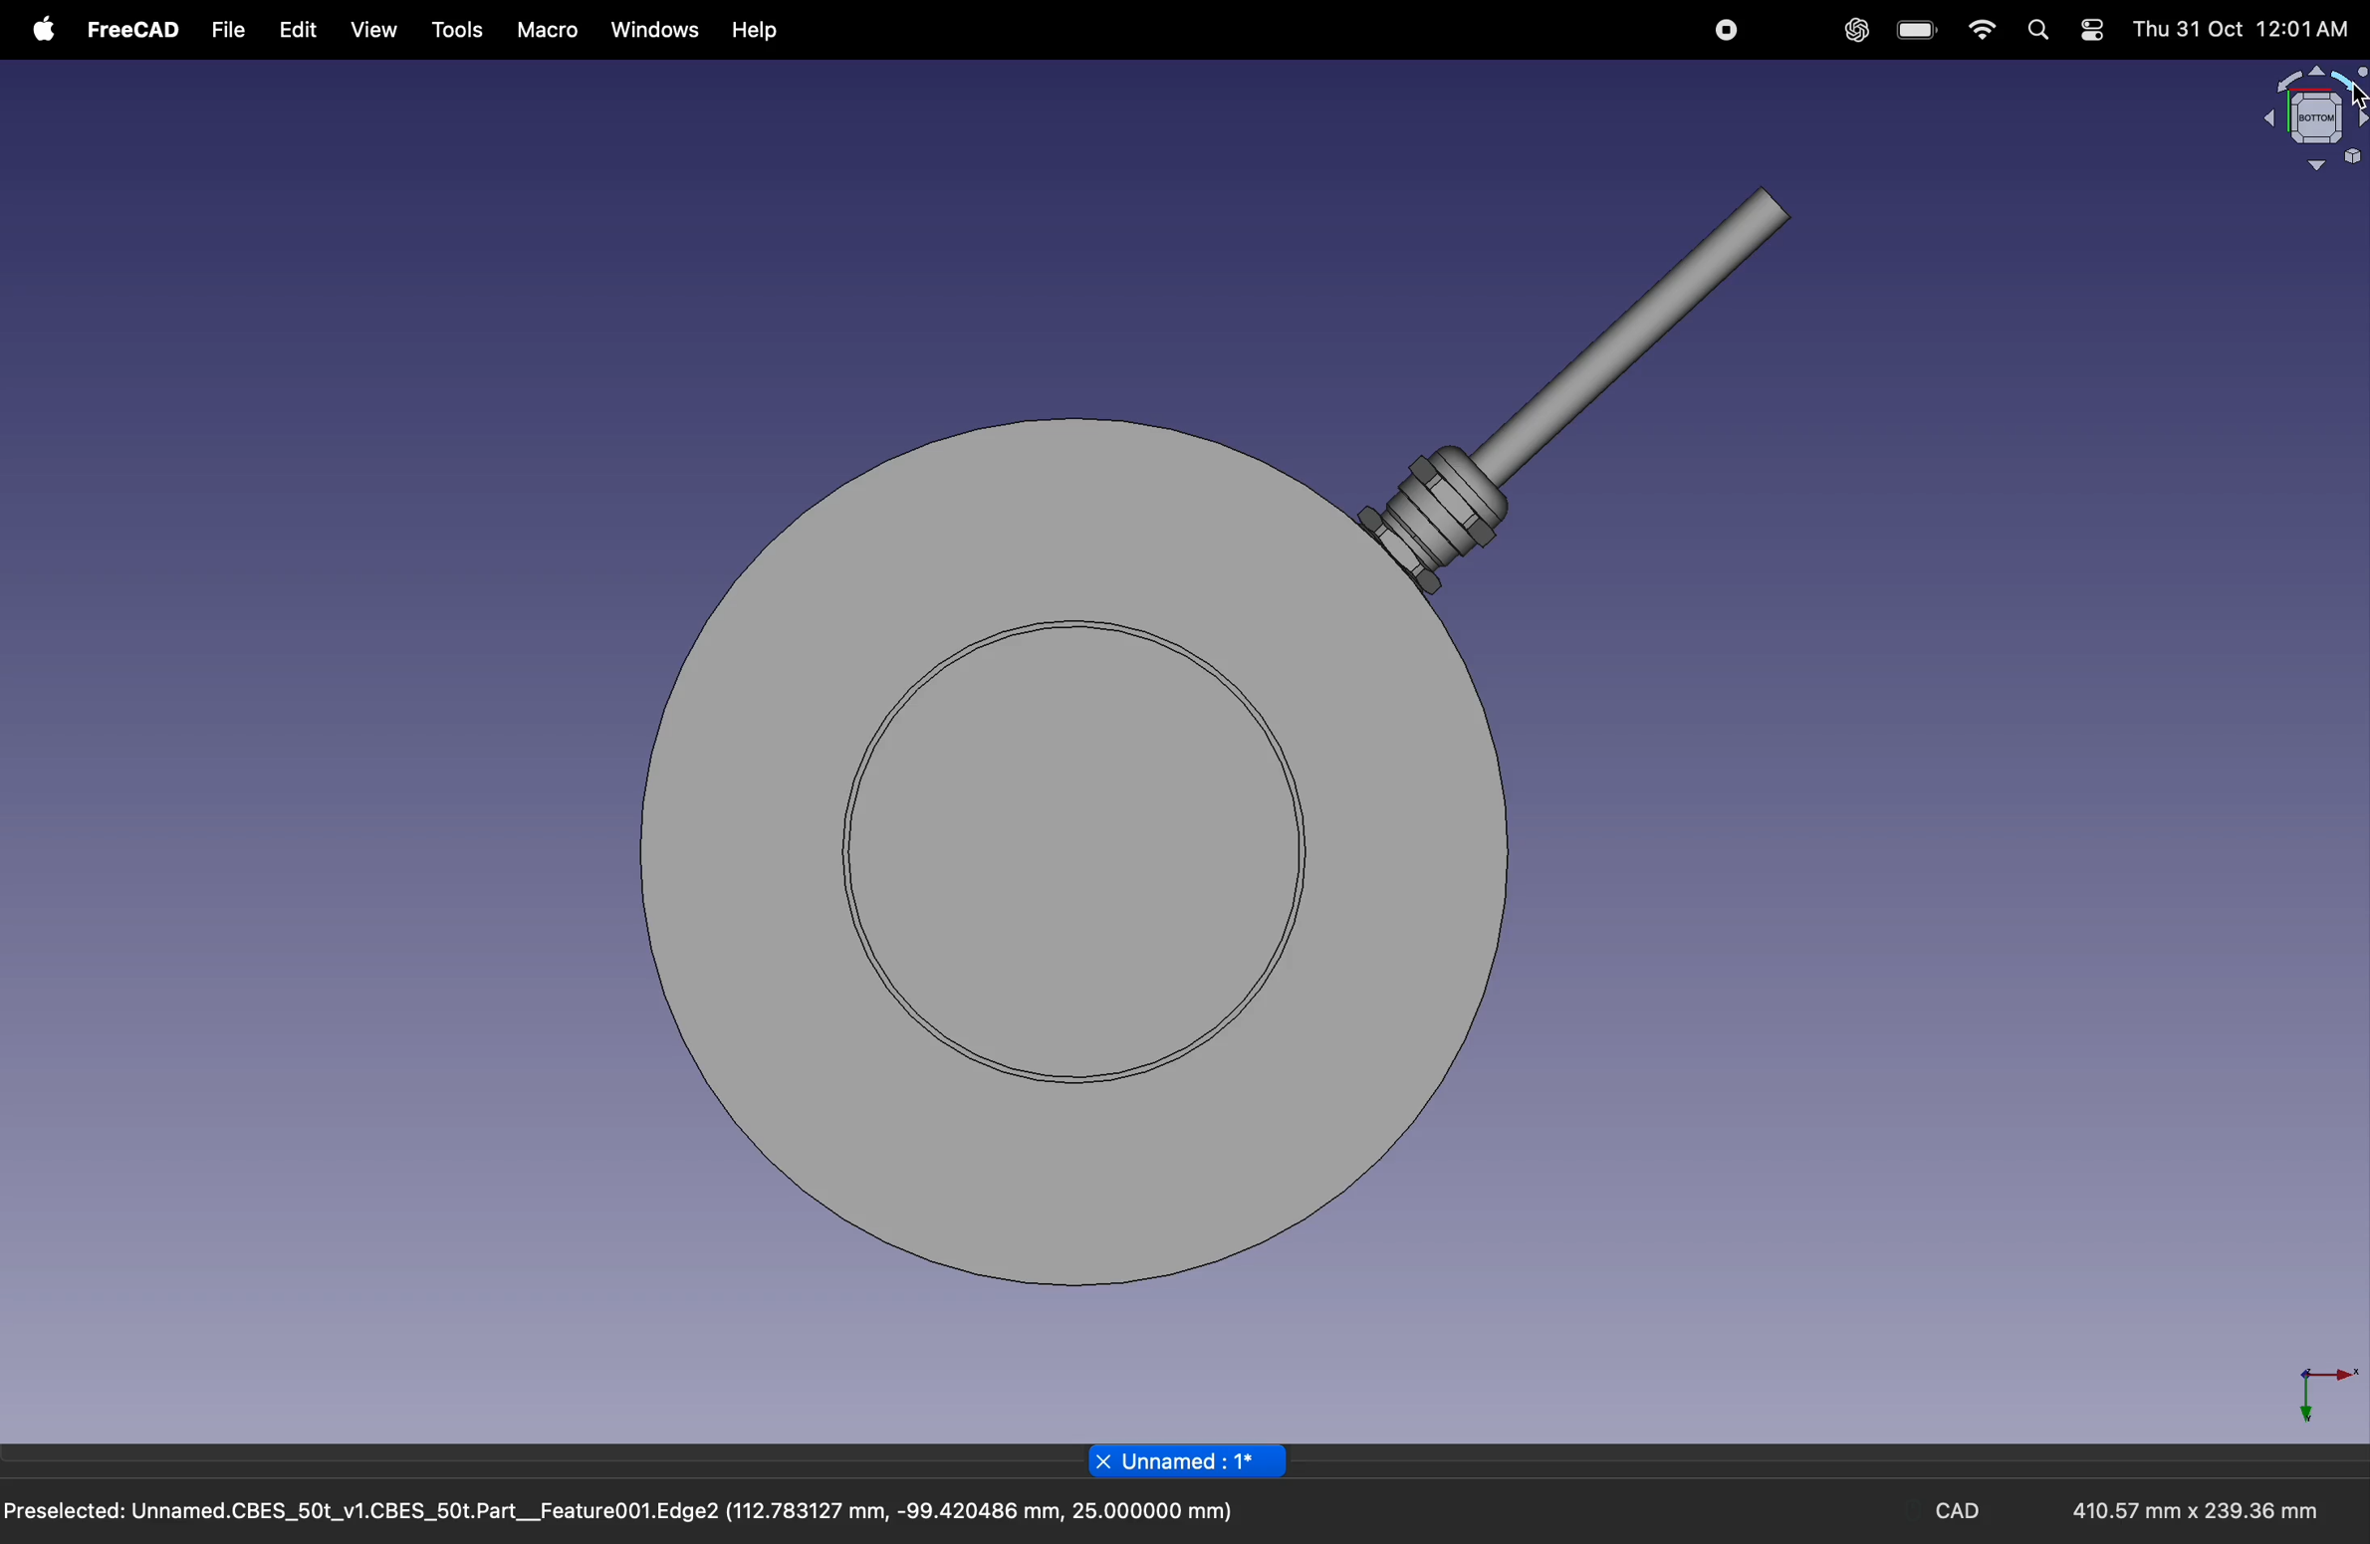 The height and width of the screenshot is (1544, 2370). Describe the element at coordinates (370, 29) in the screenshot. I see `view` at that location.